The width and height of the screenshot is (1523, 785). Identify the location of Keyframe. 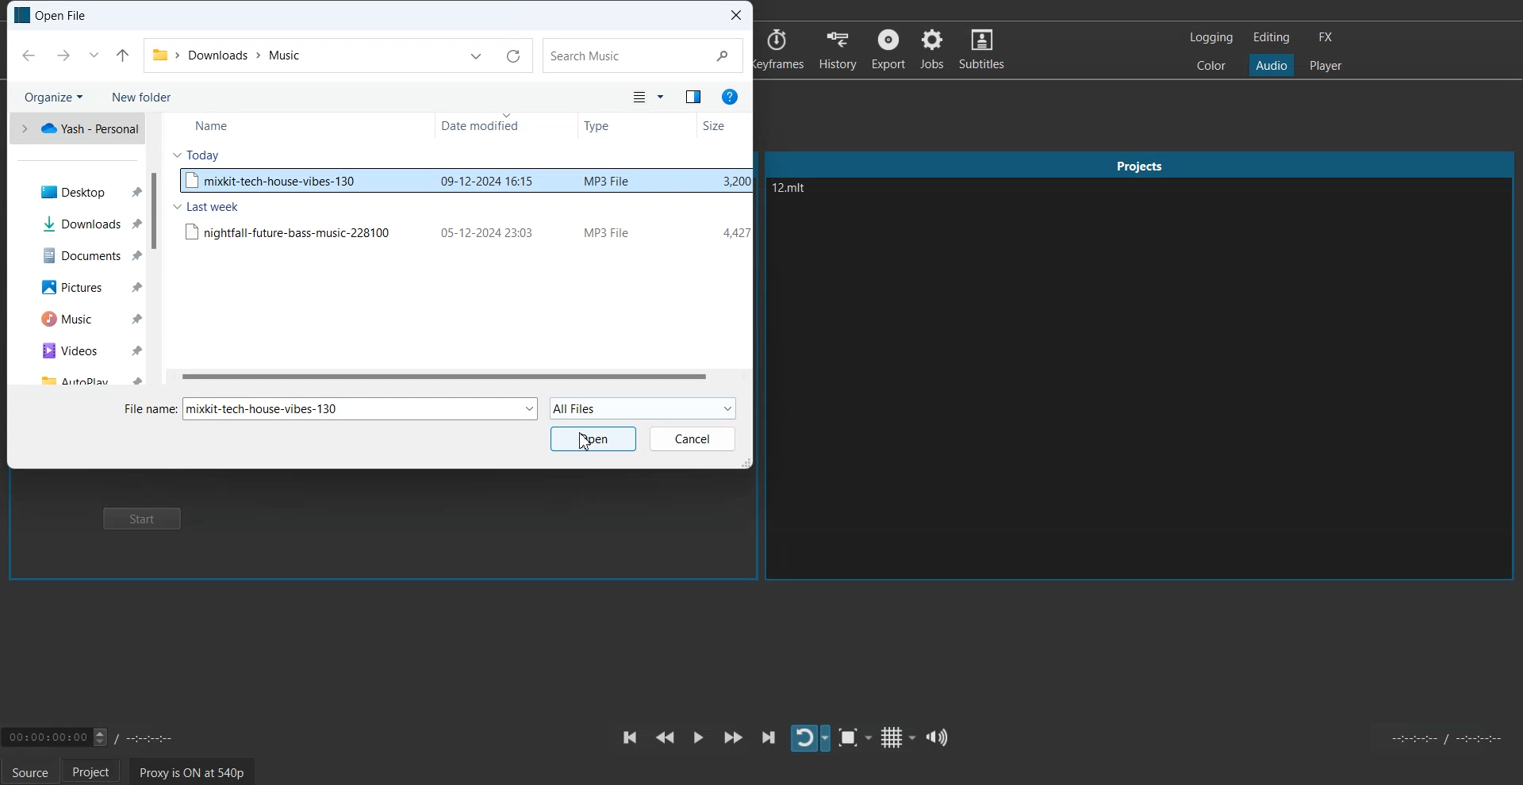
(777, 49).